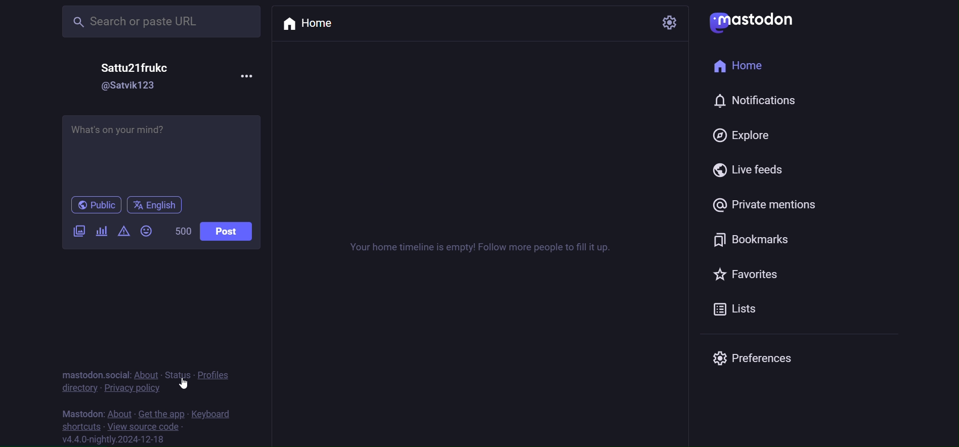 Image resolution: width=959 pixels, height=447 pixels. What do you see at coordinates (80, 427) in the screenshot?
I see `shortcuts` at bounding box center [80, 427].